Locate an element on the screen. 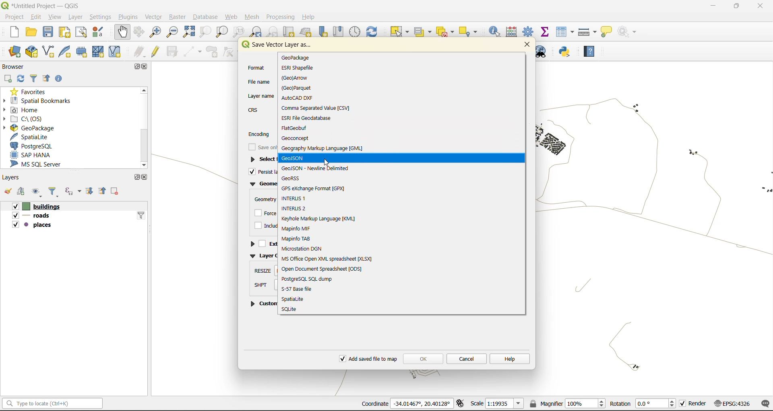 This screenshot has width=773, height=411. flangeobuf is located at coordinates (297, 127).